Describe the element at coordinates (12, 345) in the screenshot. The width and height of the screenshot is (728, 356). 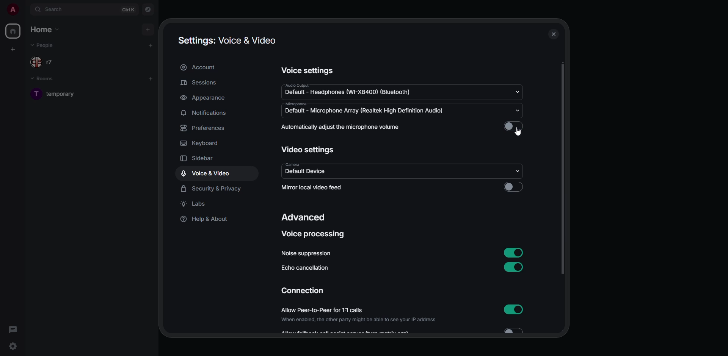
I see `quick settings` at that location.